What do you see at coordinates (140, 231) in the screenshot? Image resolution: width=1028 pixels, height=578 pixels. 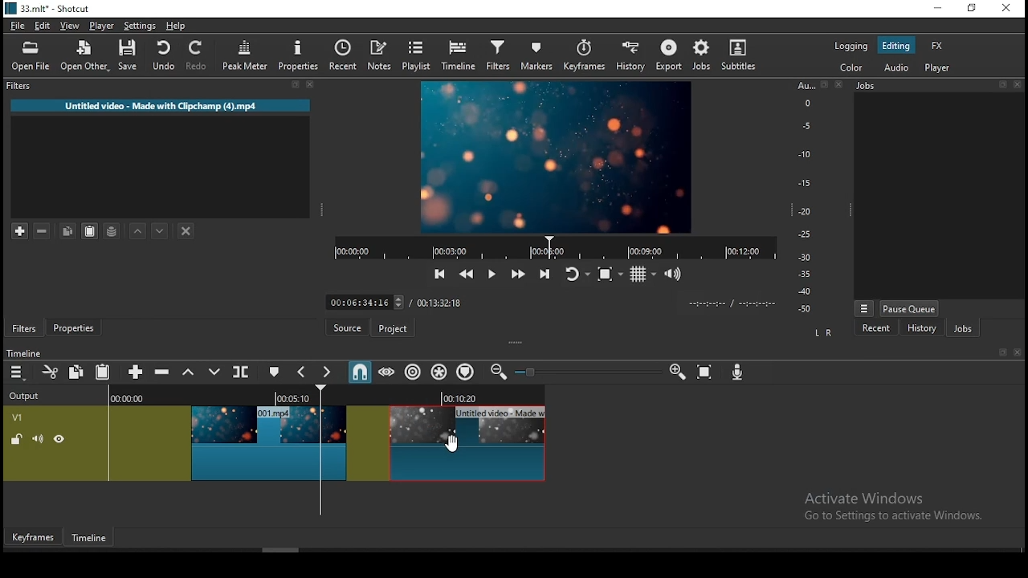 I see `move filter up` at bounding box center [140, 231].